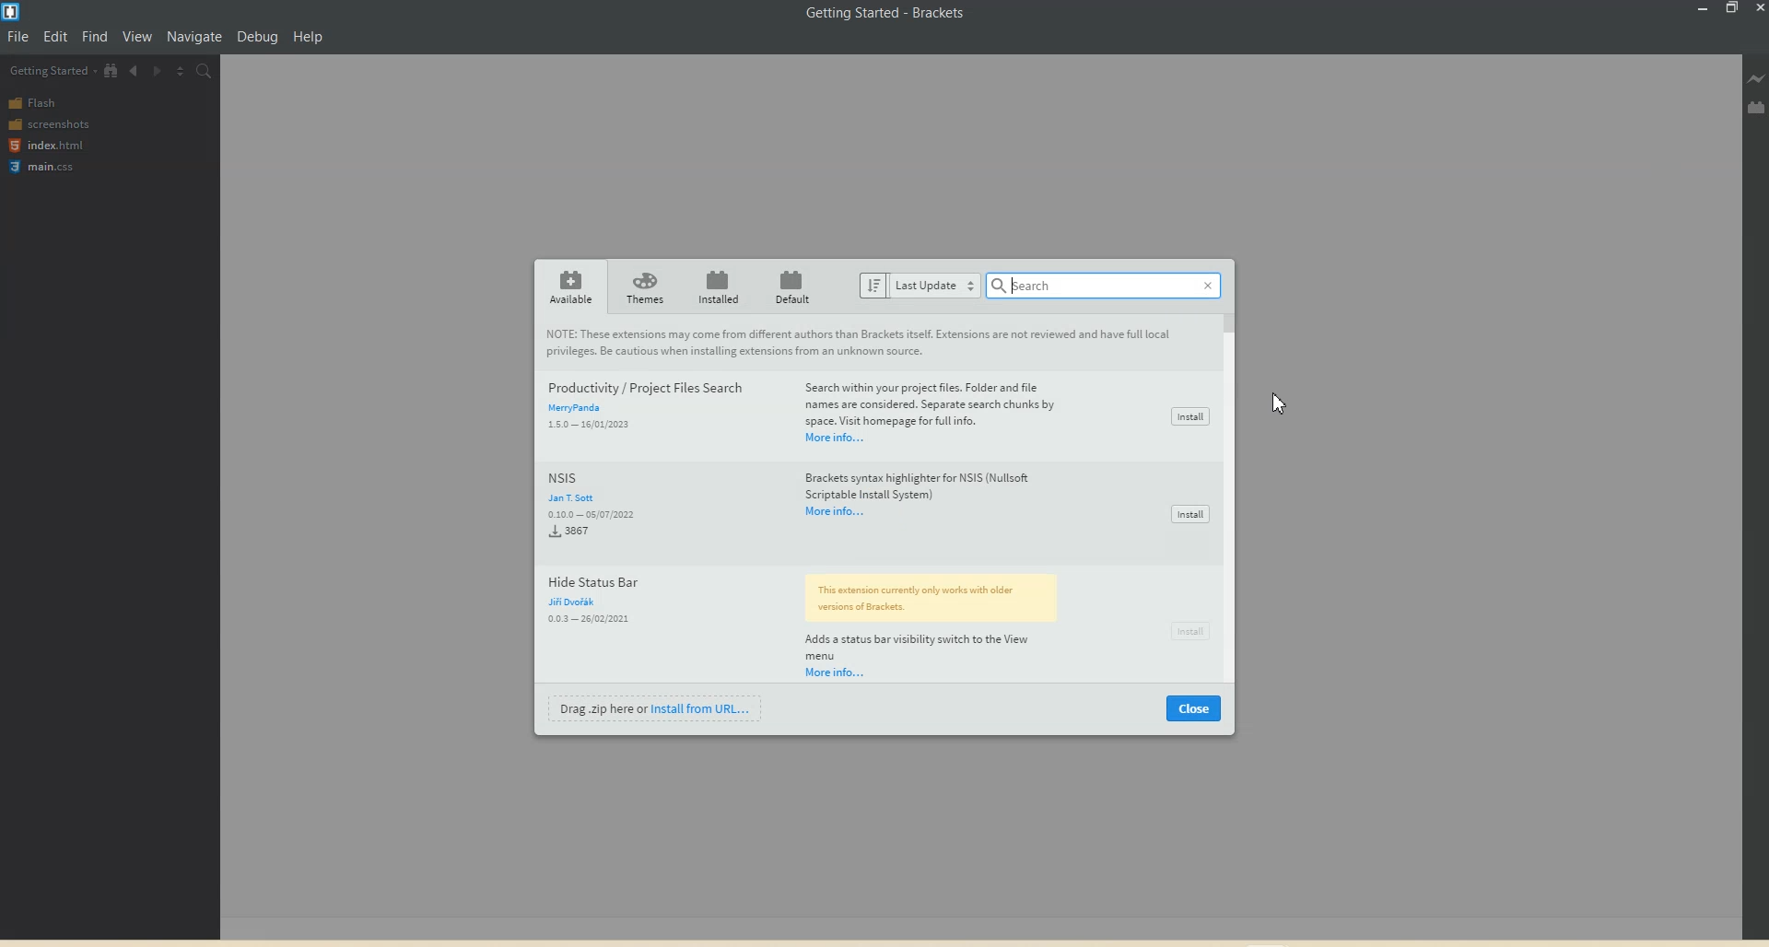 This screenshot has height=947, width=1769. What do you see at coordinates (645, 404) in the screenshot?
I see `Productivity / Project Files Search
Merypanda
160 15/0200` at bounding box center [645, 404].